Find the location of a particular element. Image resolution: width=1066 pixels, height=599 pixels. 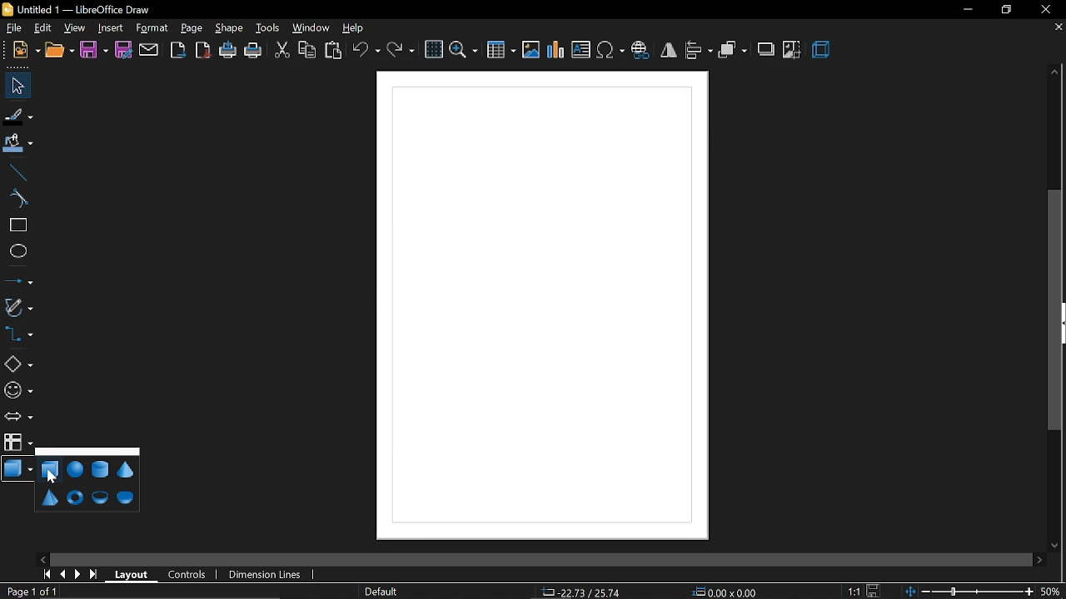

symbol shapes is located at coordinates (18, 390).